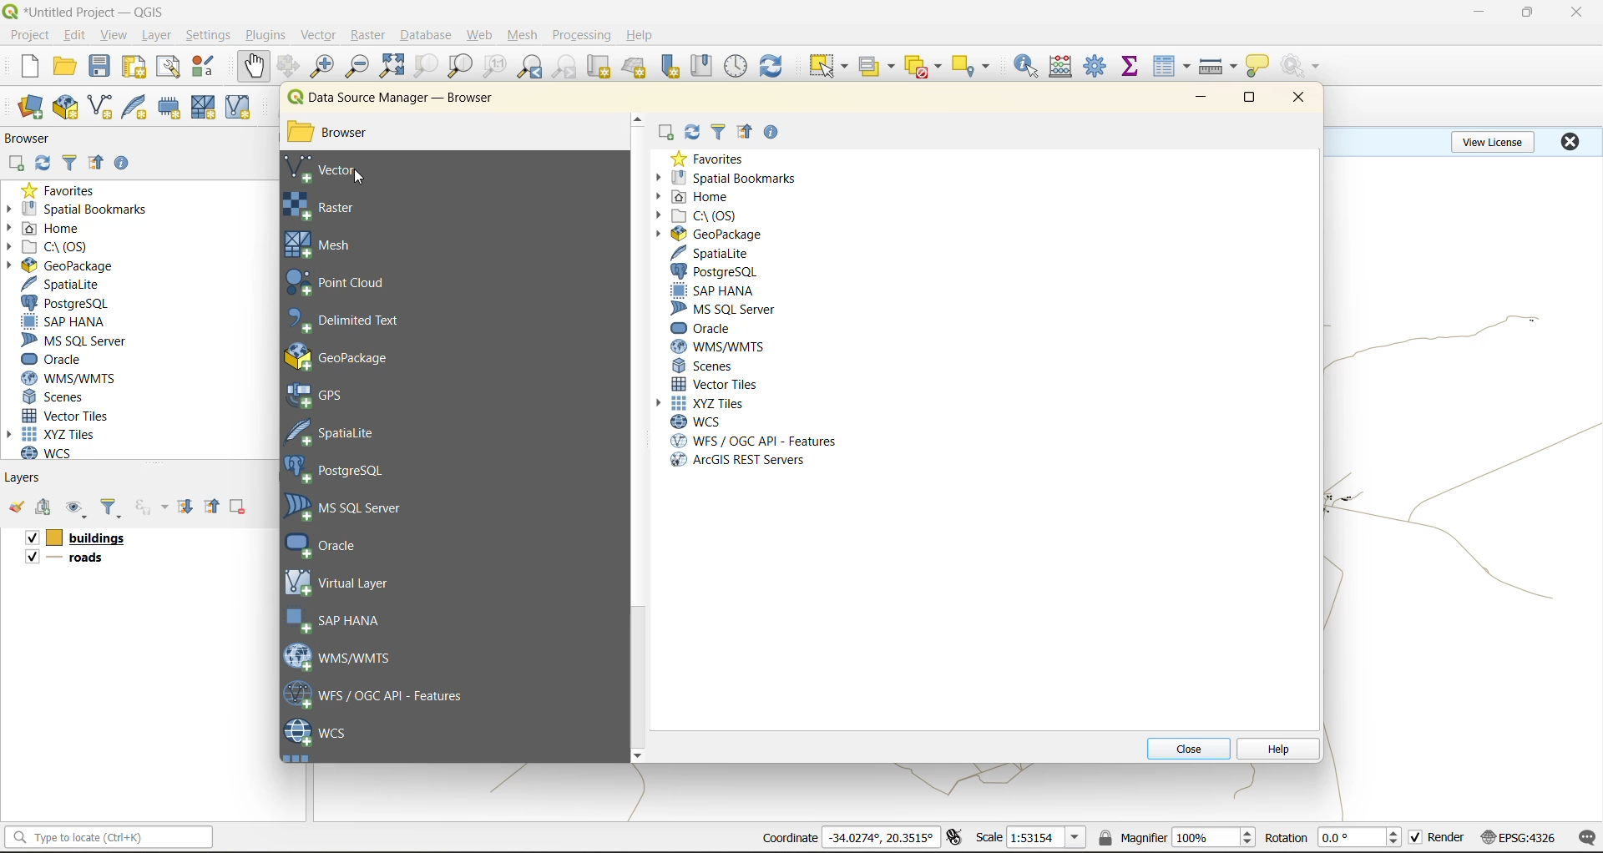 This screenshot has height=853, width=1603. I want to click on edit, so click(75, 38).